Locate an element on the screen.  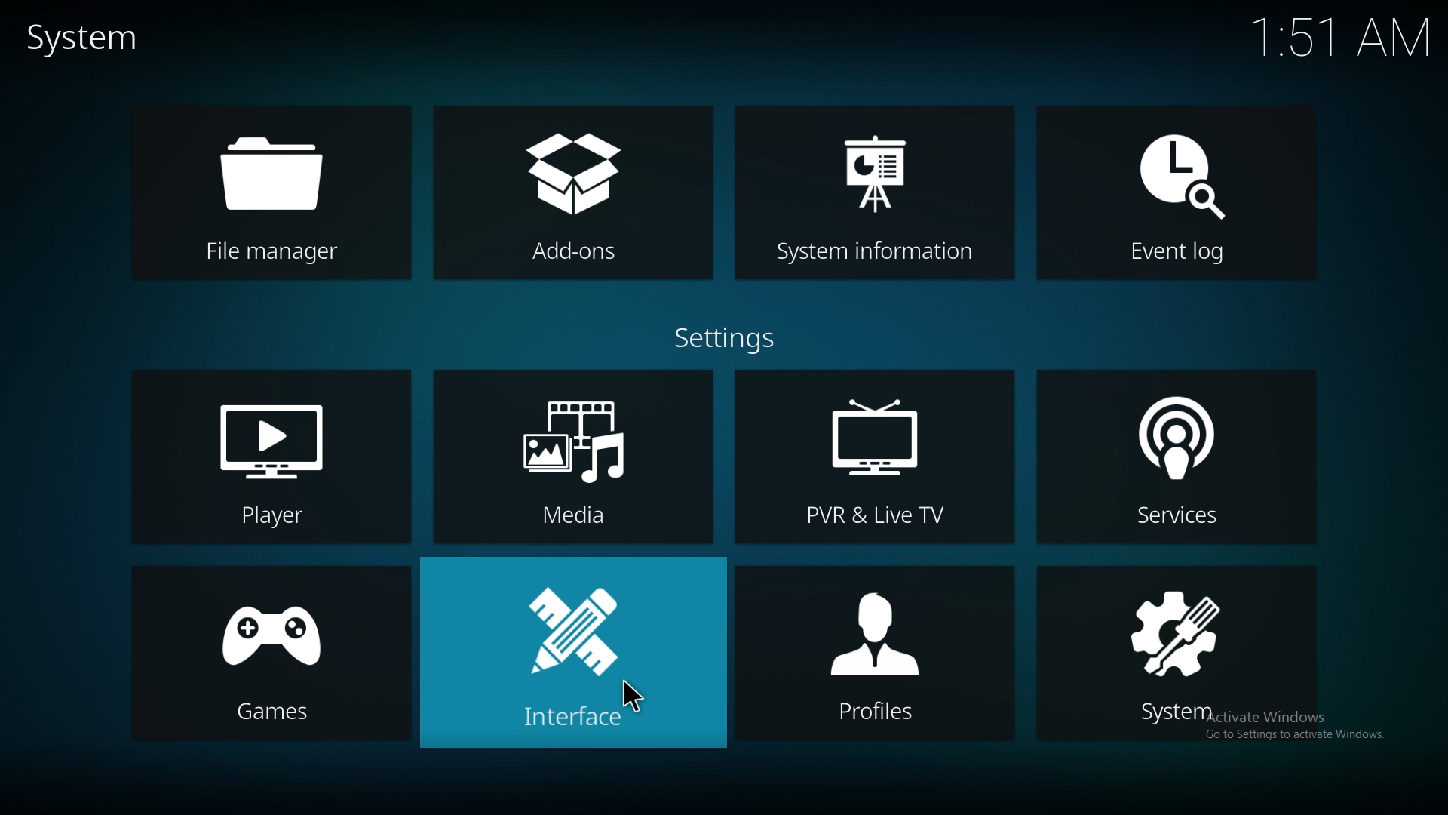
interface is located at coordinates (572, 652).